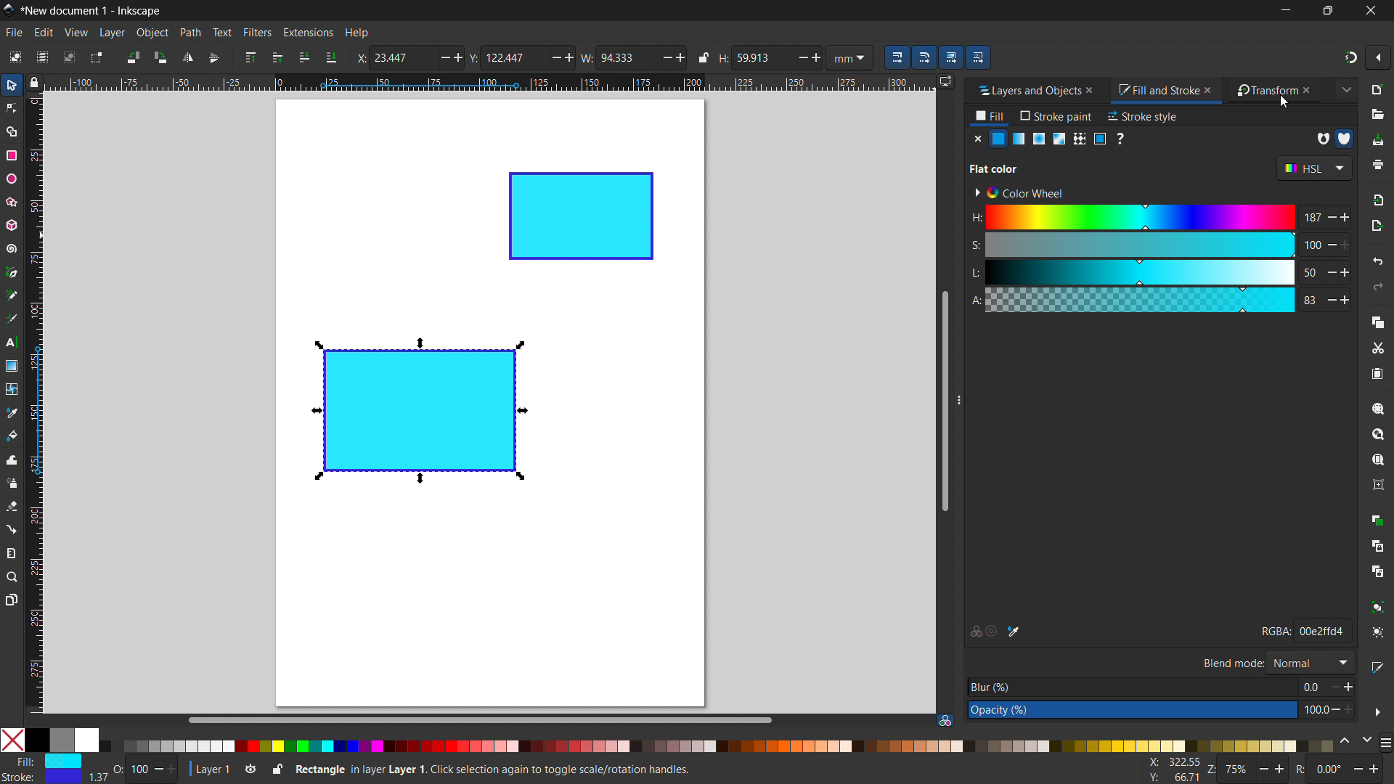  Describe the element at coordinates (1161, 711) in the screenshot. I see `opacity(%): 100` at that location.